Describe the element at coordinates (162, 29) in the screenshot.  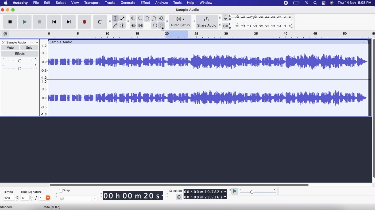
I see `cursor` at that location.